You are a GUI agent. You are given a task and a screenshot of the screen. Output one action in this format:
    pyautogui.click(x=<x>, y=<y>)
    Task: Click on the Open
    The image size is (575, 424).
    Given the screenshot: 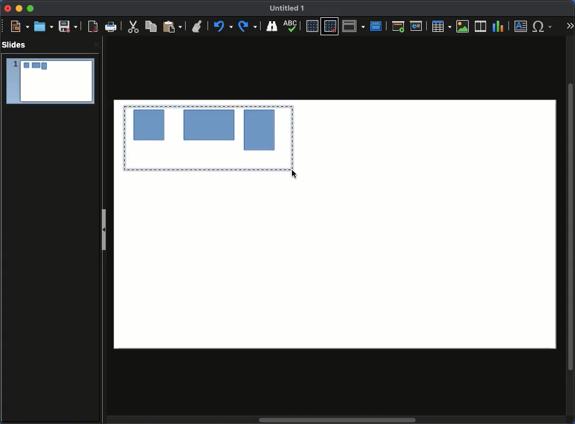 What is the action you would take?
    pyautogui.click(x=43, y=26)
    